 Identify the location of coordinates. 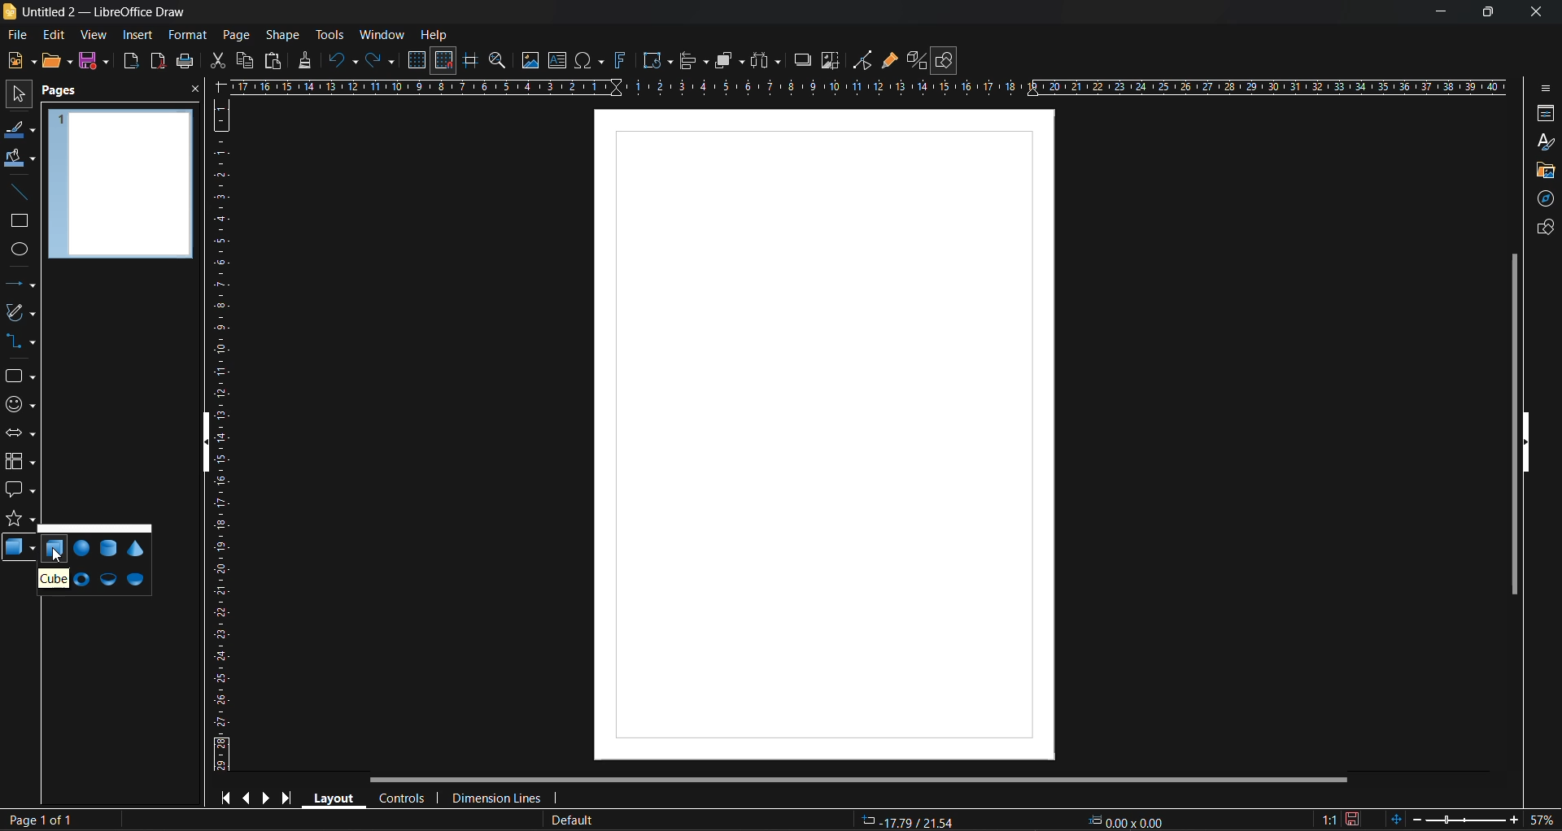
(1021, 820).